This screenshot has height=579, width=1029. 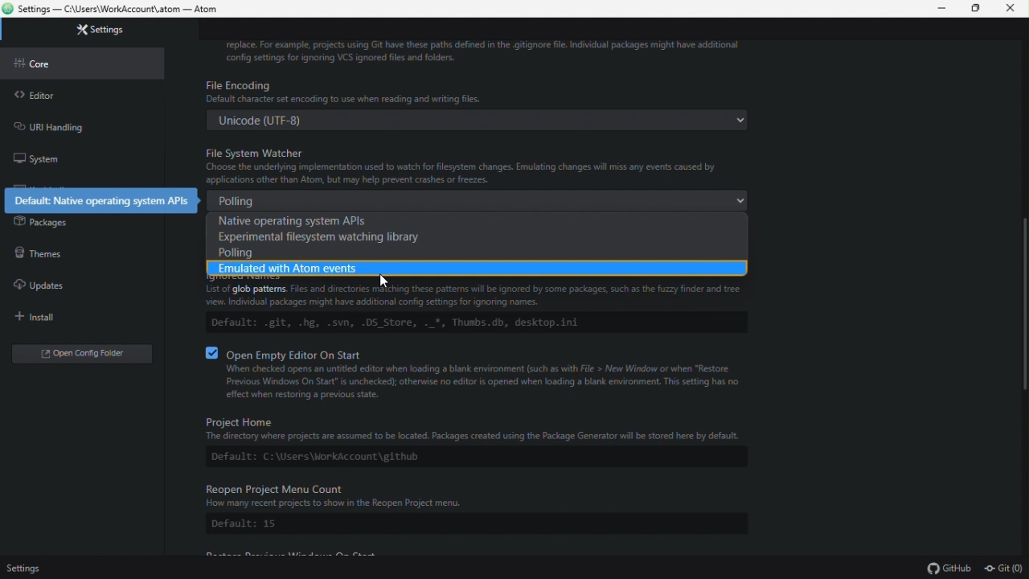 I want to click on Native operating system API, so click(x=473, y=224).